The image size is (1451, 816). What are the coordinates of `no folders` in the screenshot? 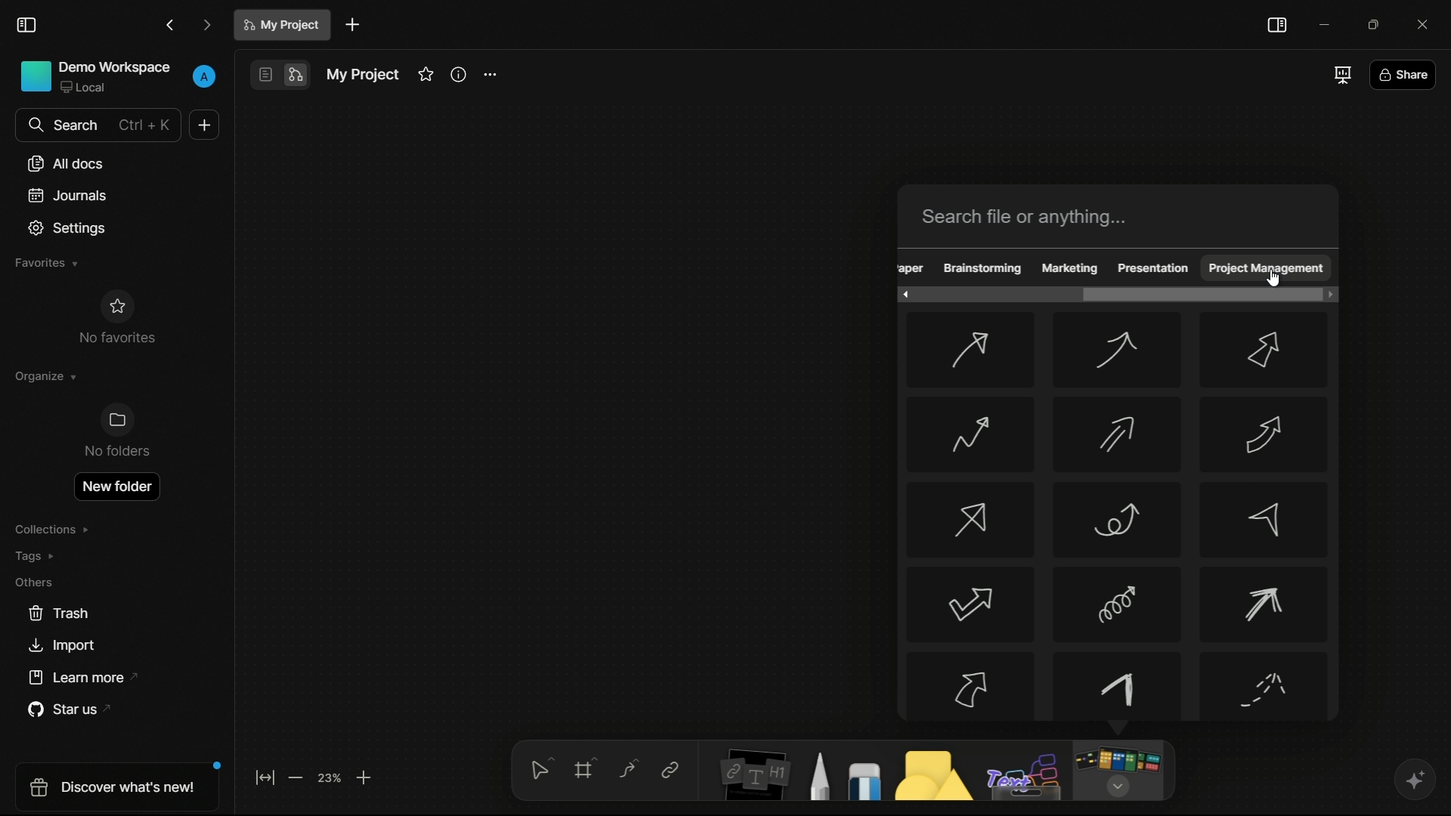 It's located at (116, 431).